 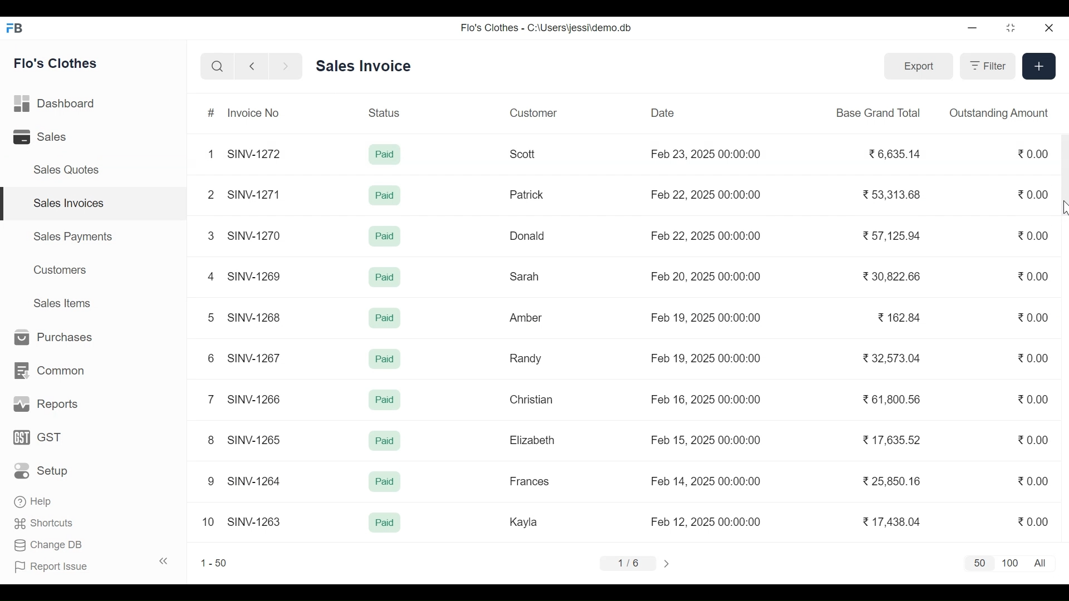 What do you see at coordinates (705, 235) in the screenshot?
I see `Feb 22, 2025 00:00:00` at bounding box center [705, 235].